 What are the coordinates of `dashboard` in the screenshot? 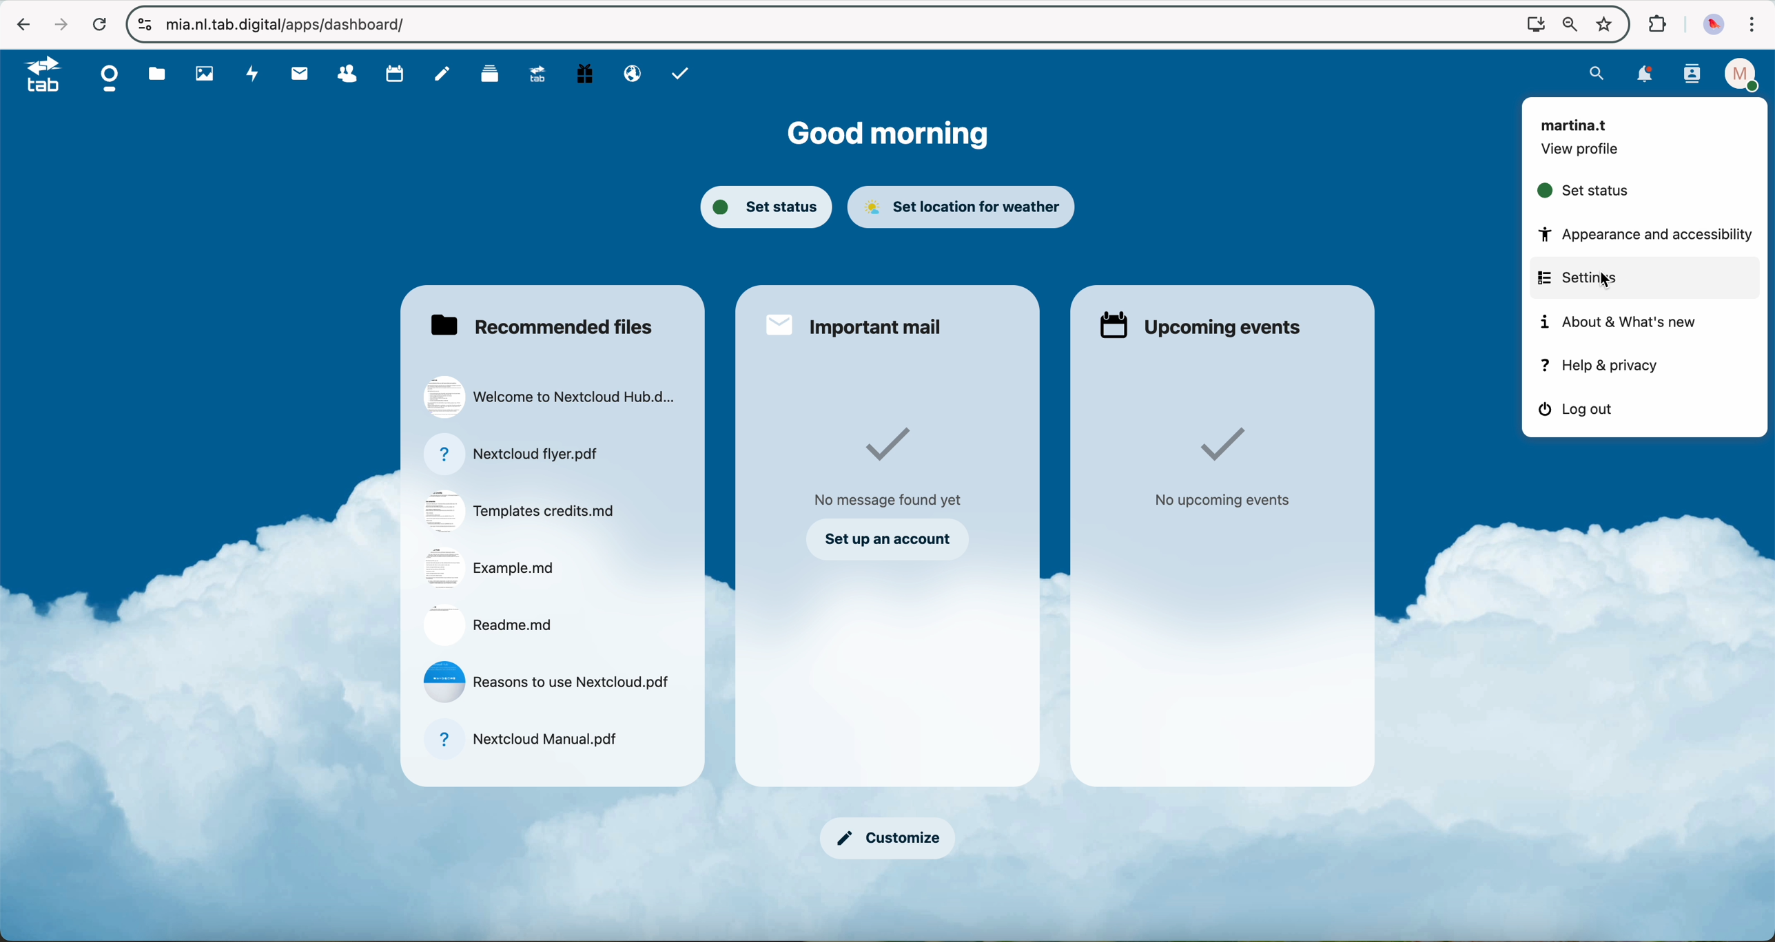 It's located at (111, 78).